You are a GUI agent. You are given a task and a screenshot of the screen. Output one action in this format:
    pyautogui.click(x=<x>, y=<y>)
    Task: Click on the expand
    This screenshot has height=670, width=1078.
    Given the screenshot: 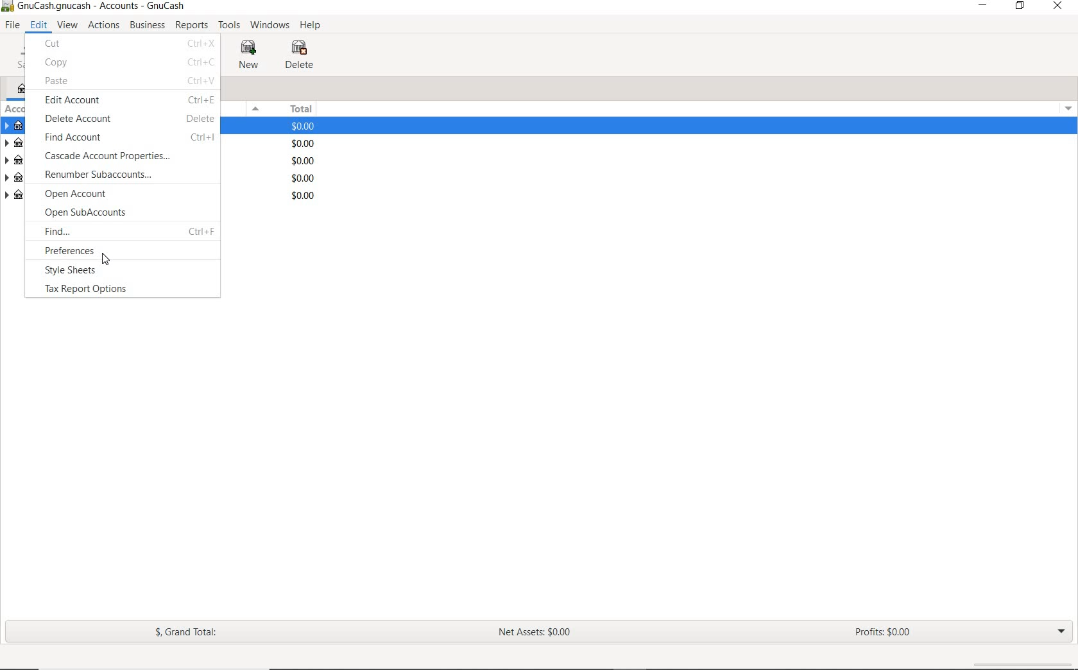 What is the action you would take?
    pyautogui.click(x=1066, y=107)
    